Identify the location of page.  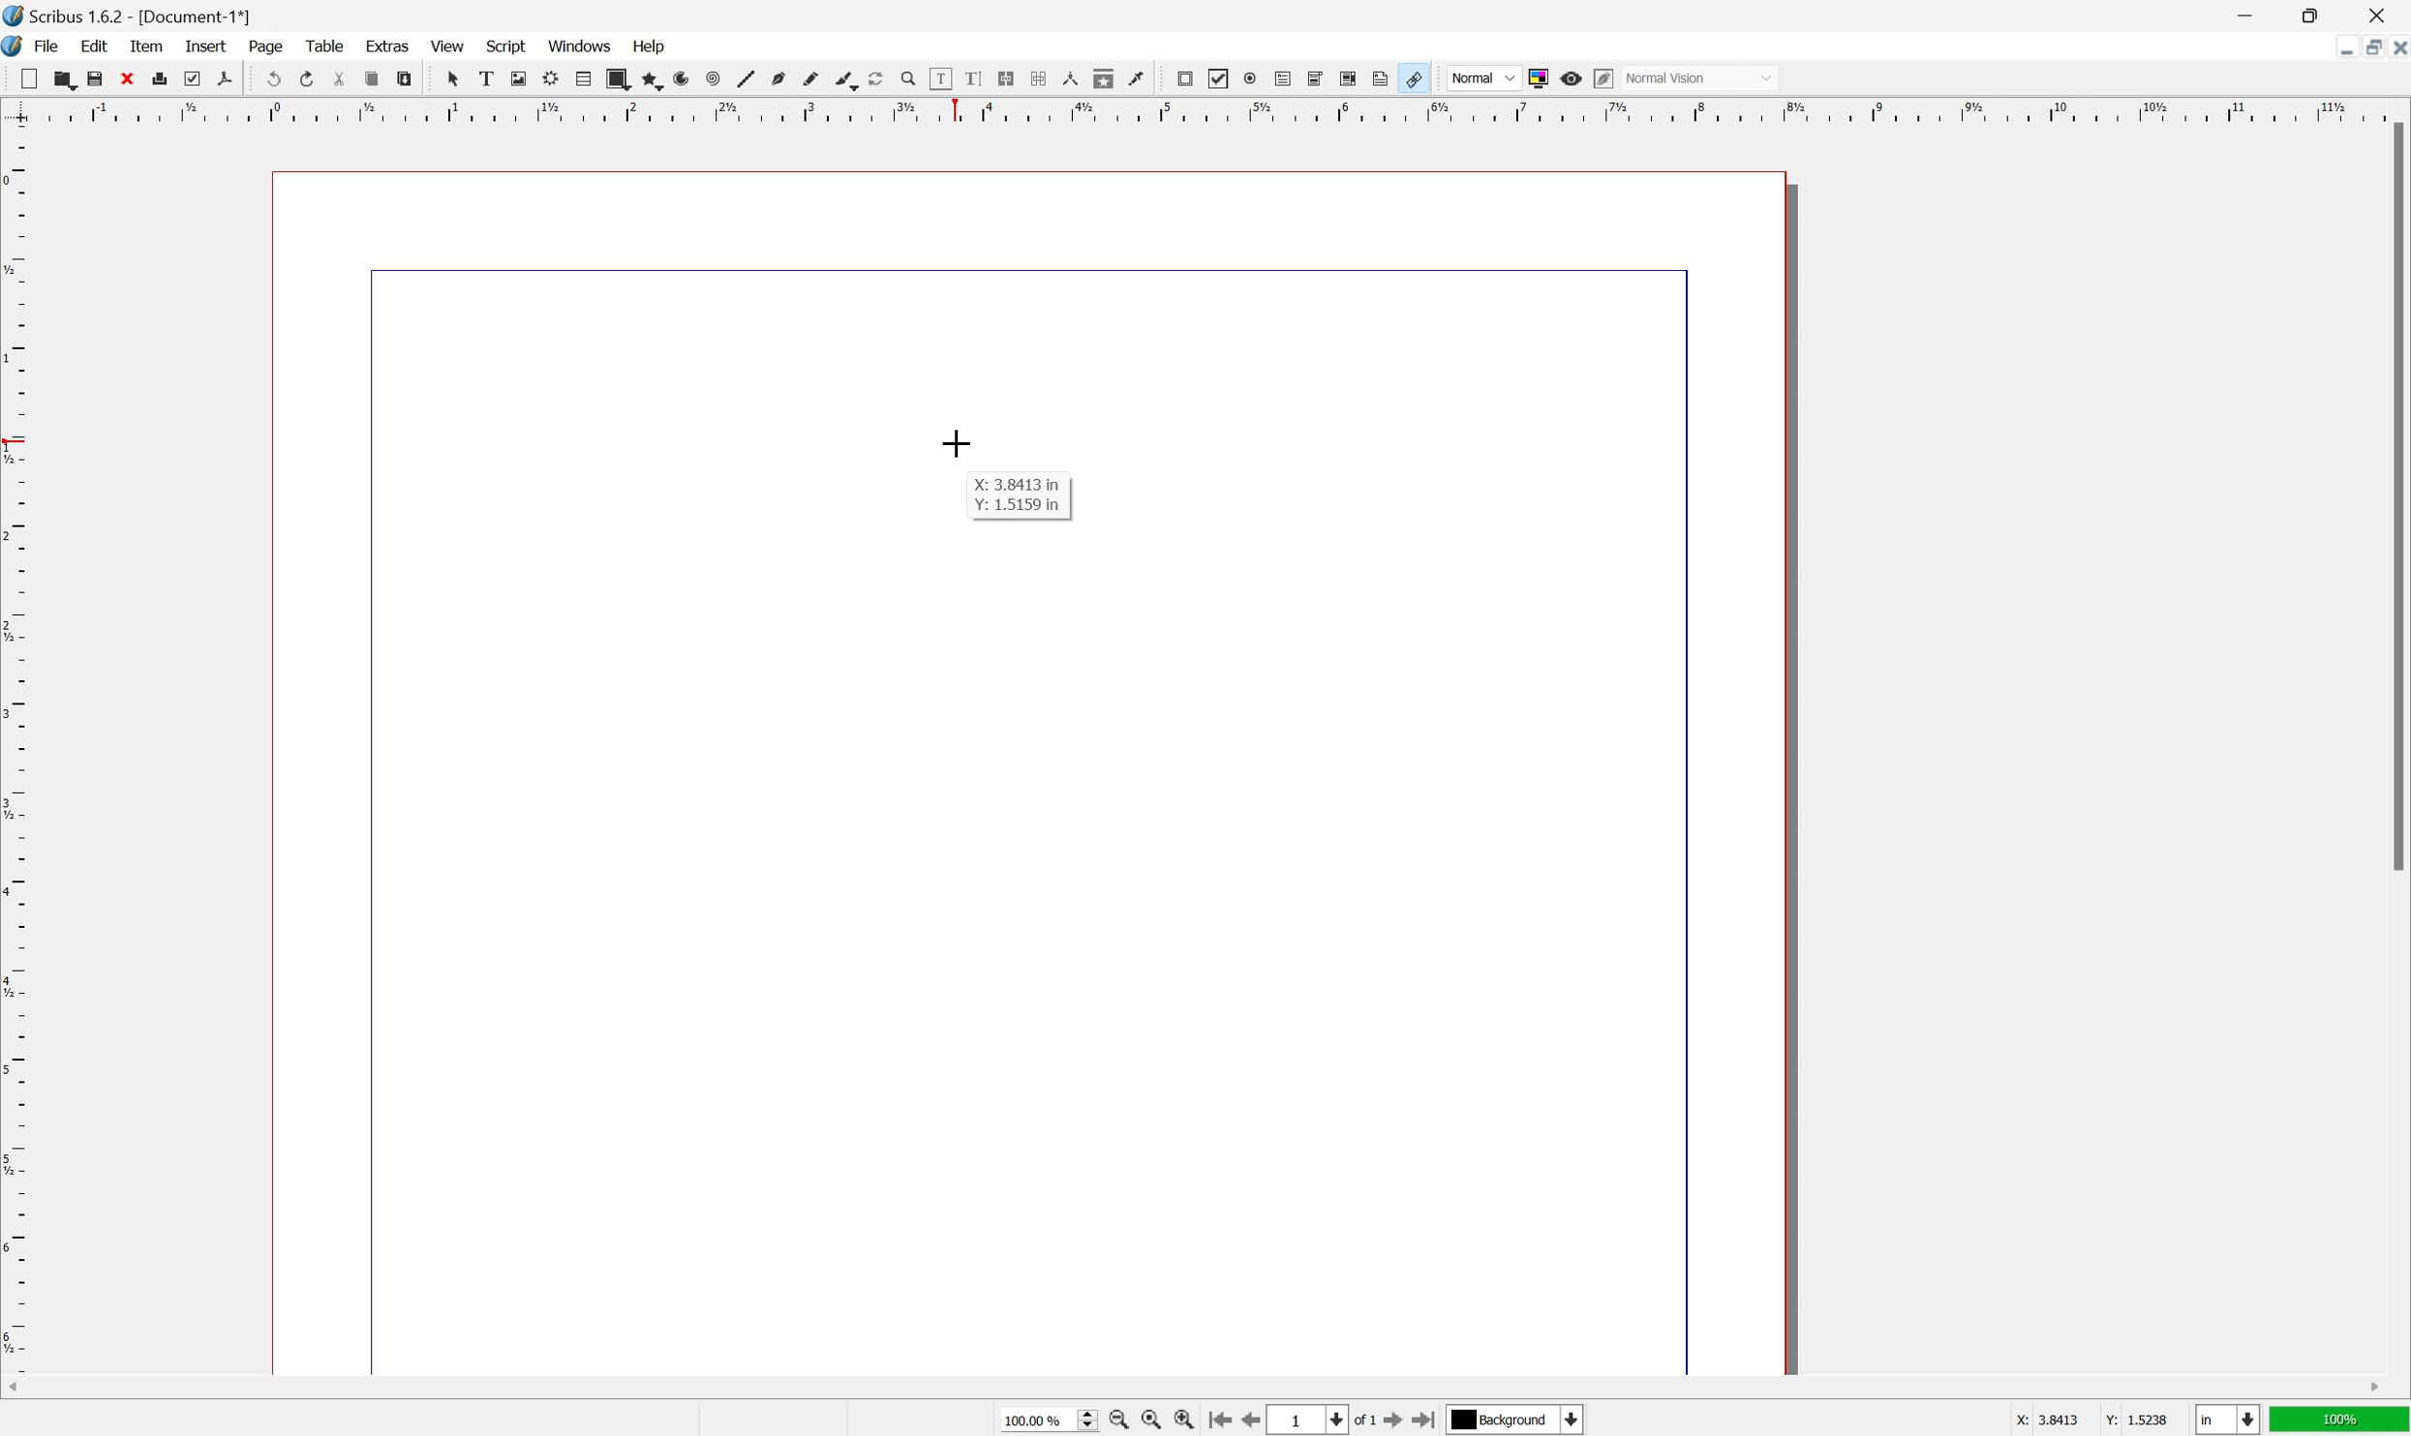
(265, 46).